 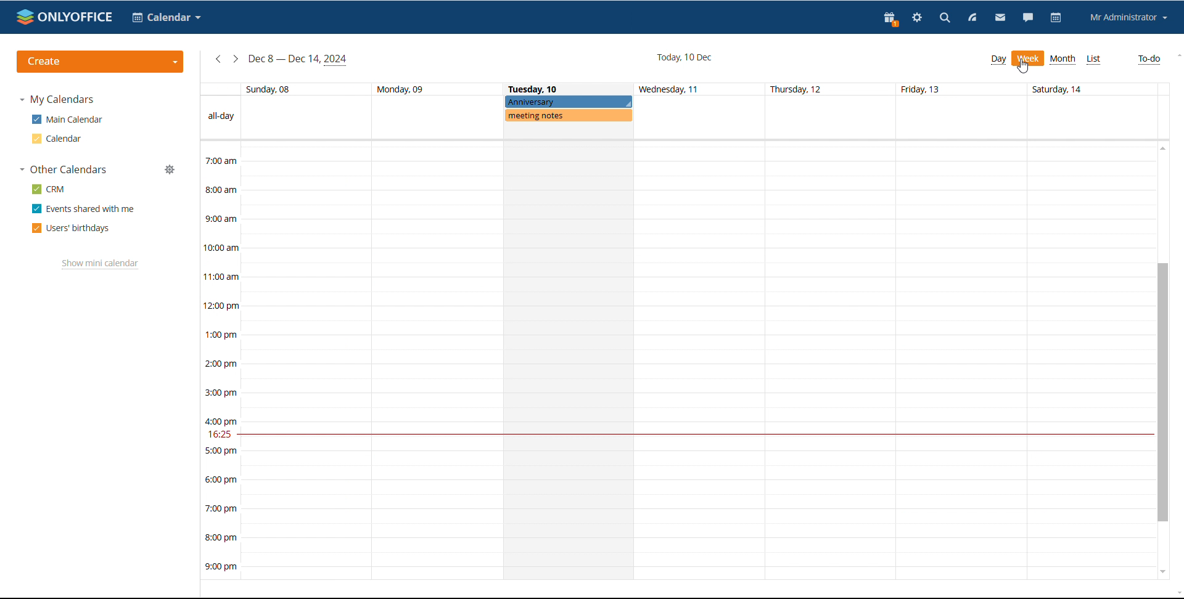 I want to click on present, so click(x=889, y=18).